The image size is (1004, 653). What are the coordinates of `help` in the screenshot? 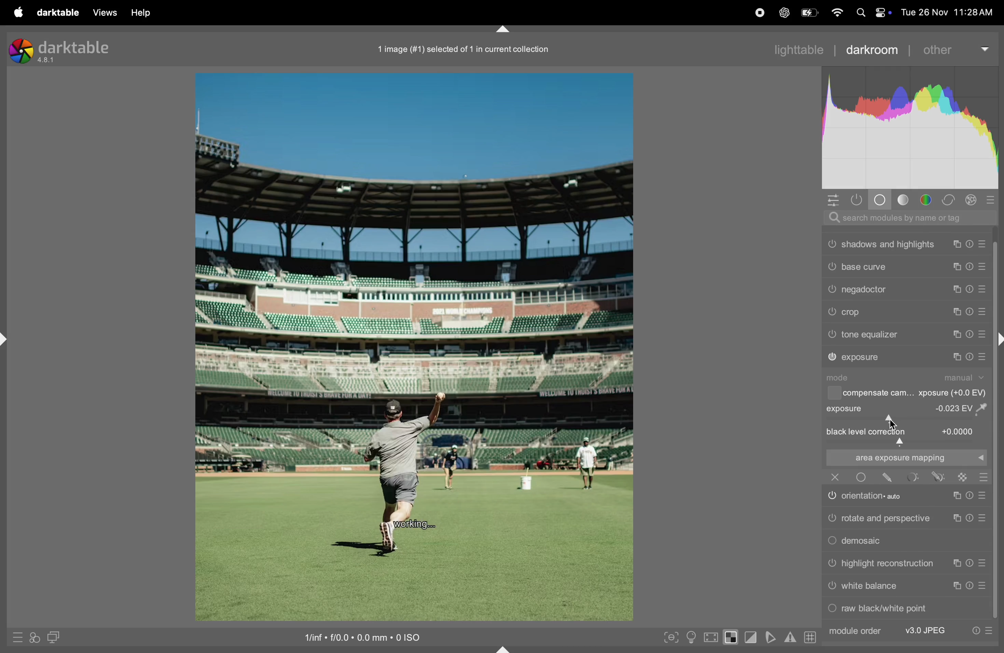 It's located at (143, 13).